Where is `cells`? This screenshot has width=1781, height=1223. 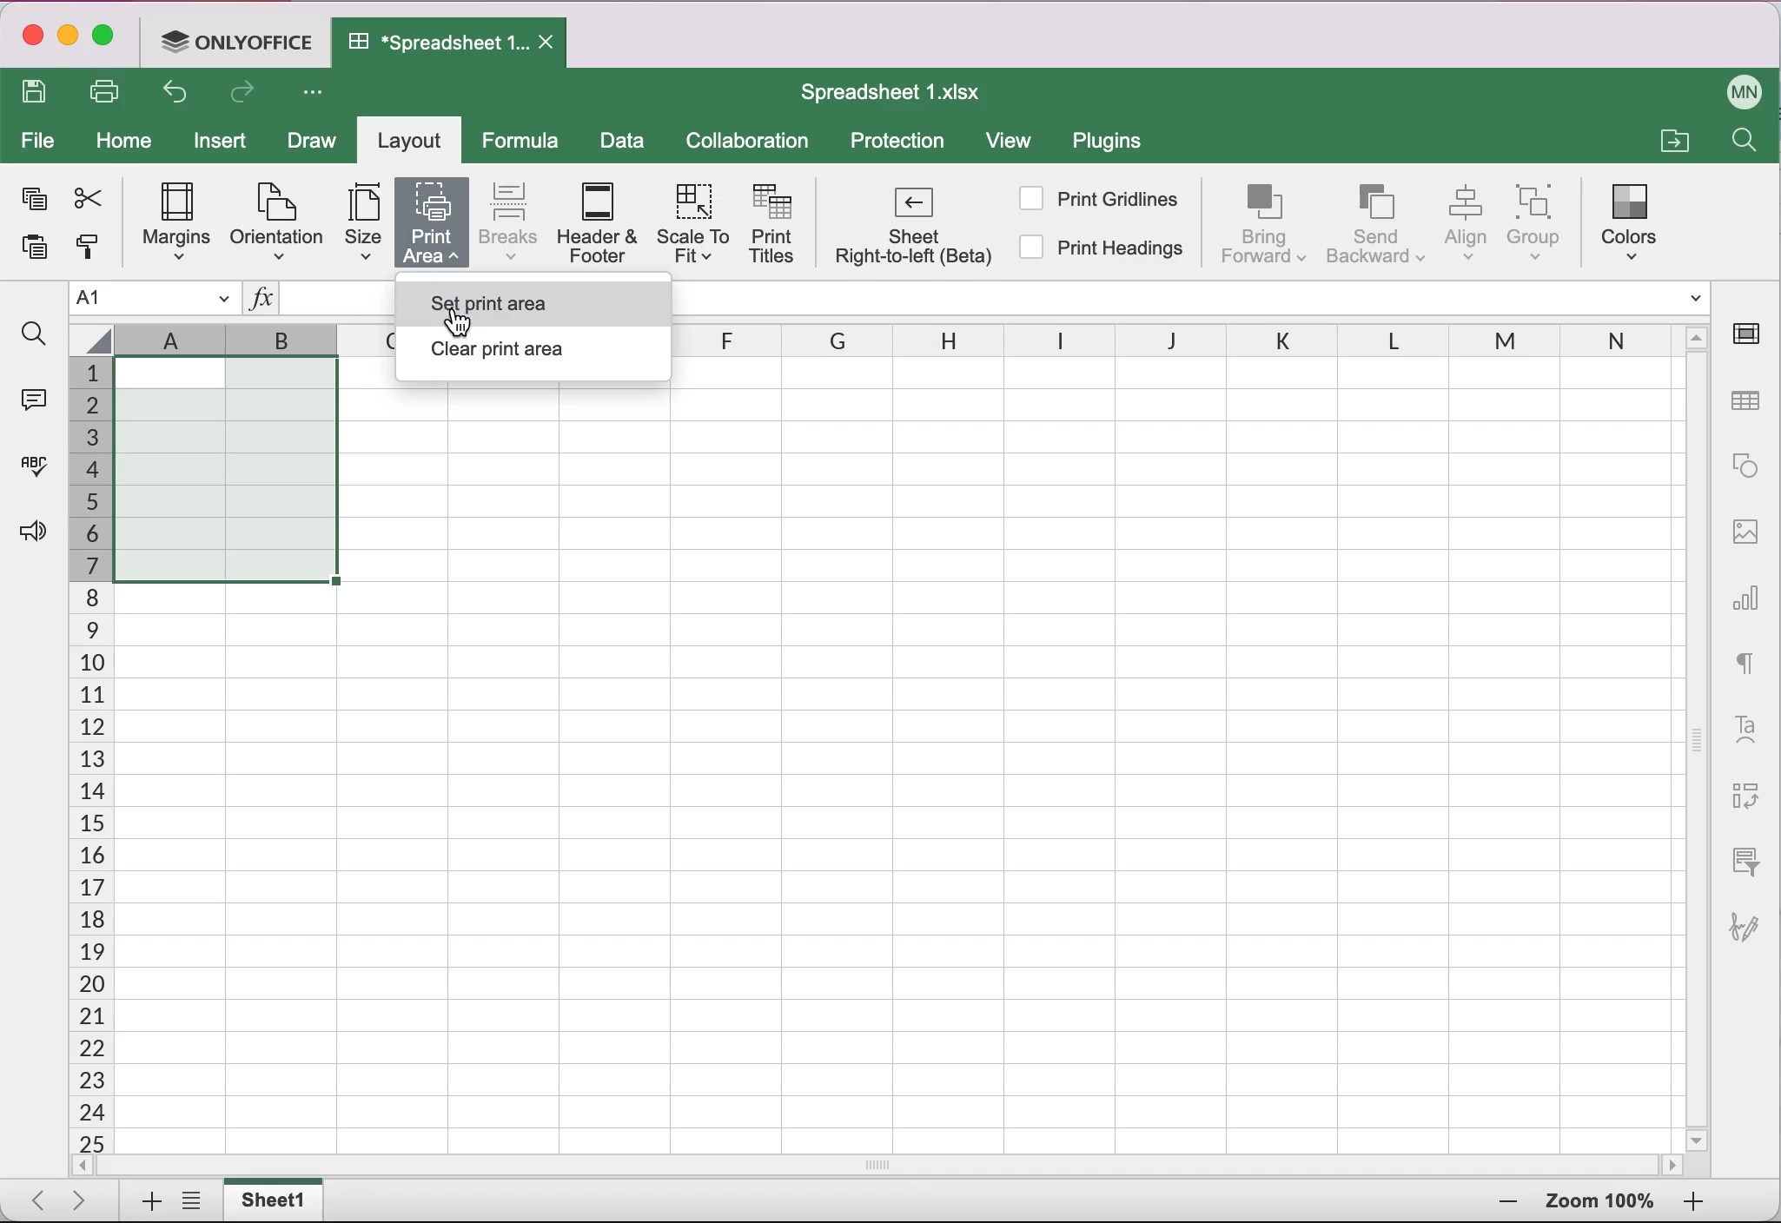 cells is located at coordinates (1051, 765).